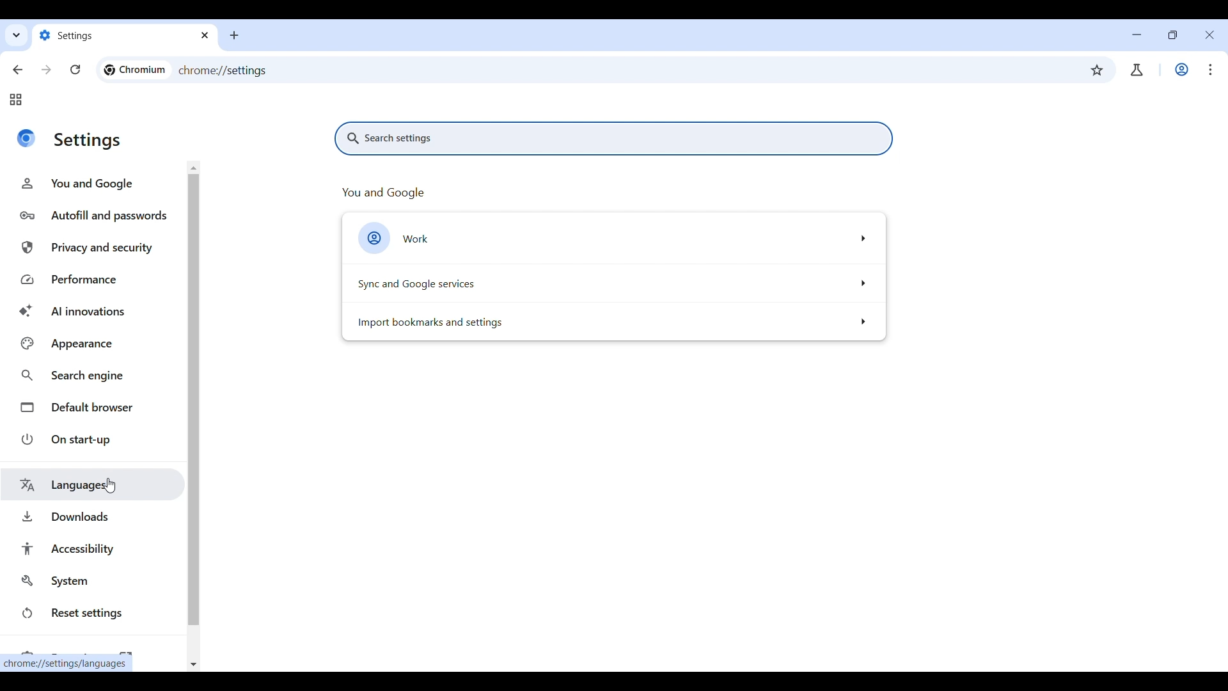 The height and width of the screenshot is (691, 1228). I want to click on Title of current page, so click(88, 141).